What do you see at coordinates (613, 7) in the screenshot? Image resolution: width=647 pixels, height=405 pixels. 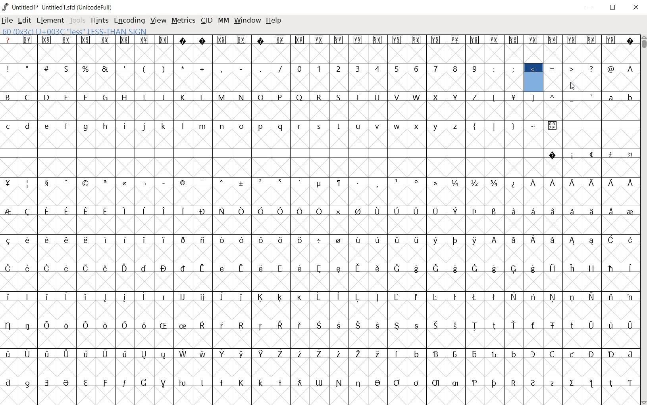 I see `restore down` at bounding box center [613, 7].